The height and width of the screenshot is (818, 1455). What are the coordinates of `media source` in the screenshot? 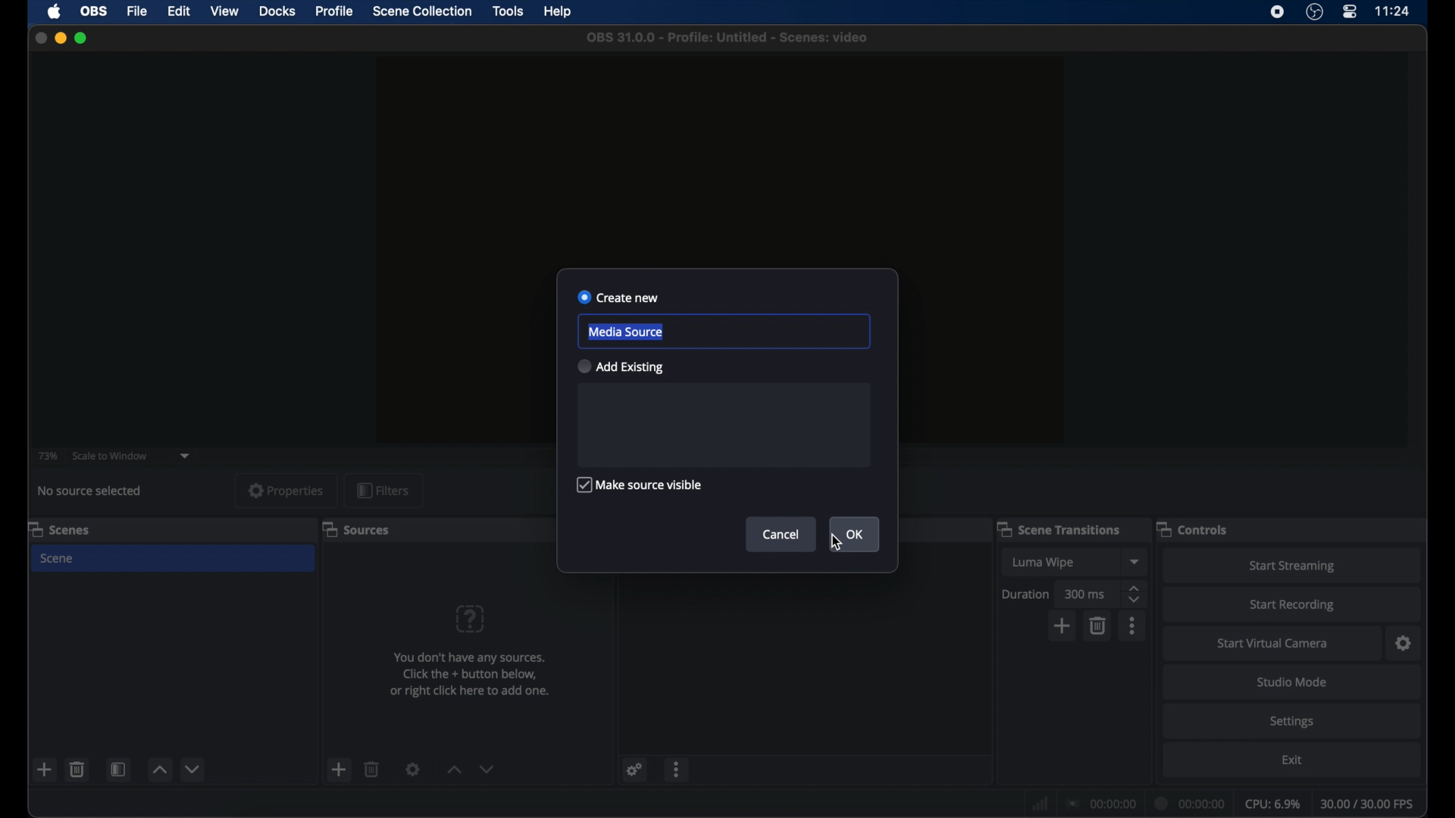 It's located at (626, 332).